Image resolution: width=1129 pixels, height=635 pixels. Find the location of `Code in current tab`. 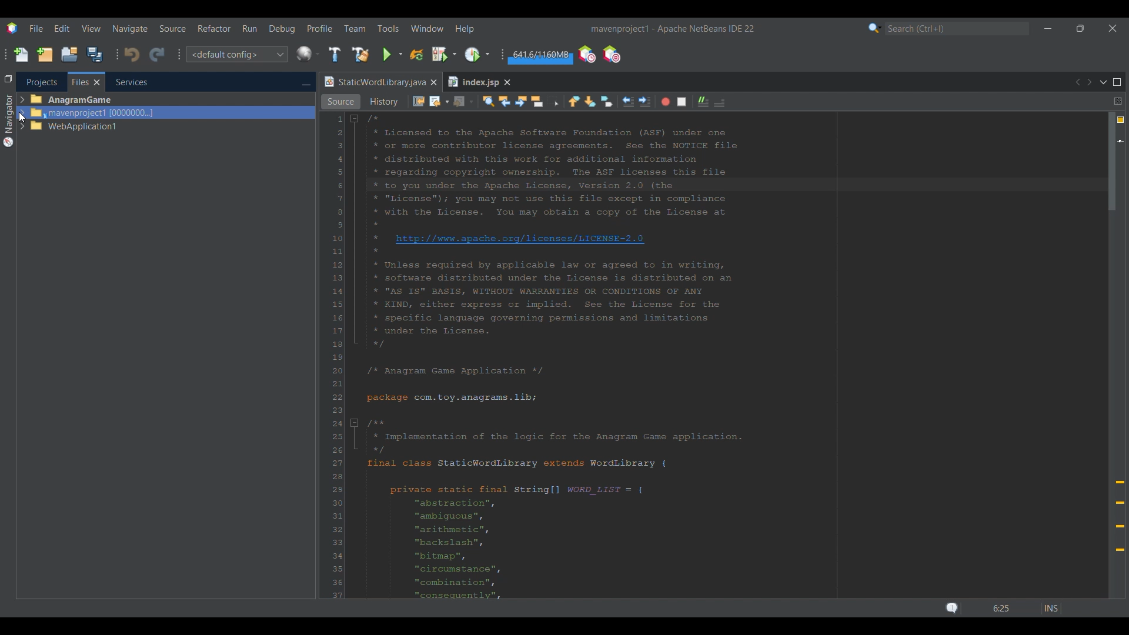

Code in current tab is located at coordinates (717, 356).